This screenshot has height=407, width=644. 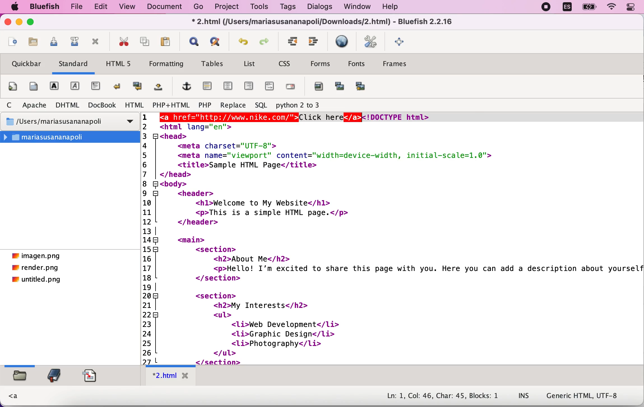 I want to click on html, so click(x=133, y=104).